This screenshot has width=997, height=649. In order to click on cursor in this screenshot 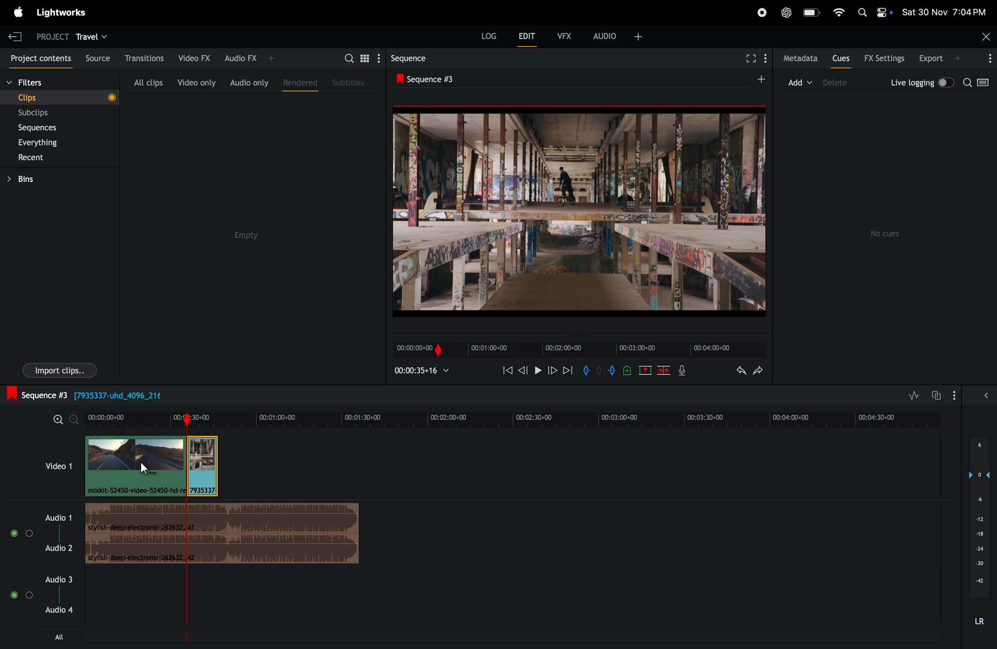, I will do `click(145, 468)`.